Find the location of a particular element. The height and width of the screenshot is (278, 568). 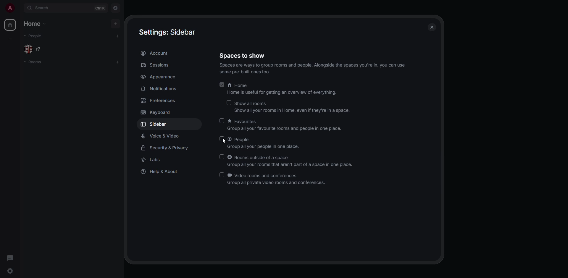

click to enable is located at coordinates (222, 175).